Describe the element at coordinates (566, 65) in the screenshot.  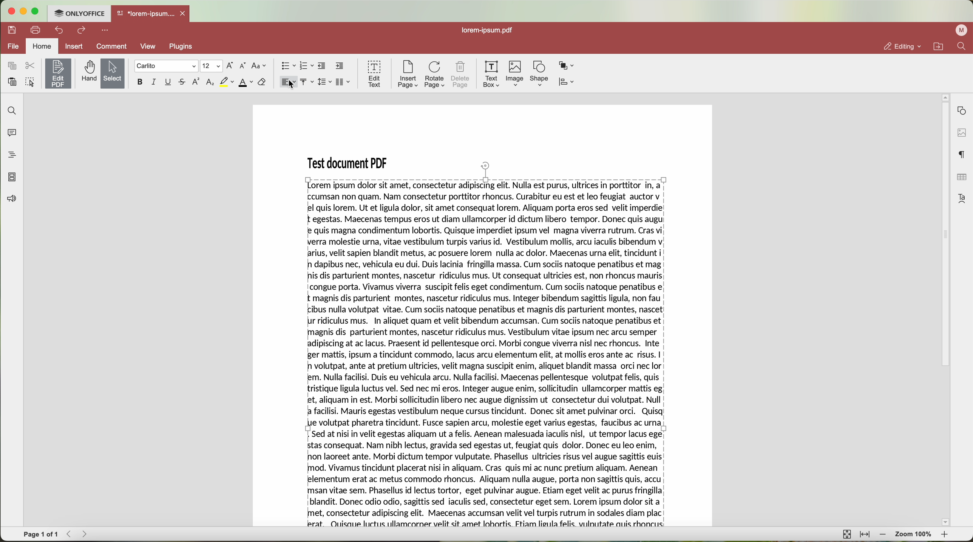
I see `arrange shape` at that location.